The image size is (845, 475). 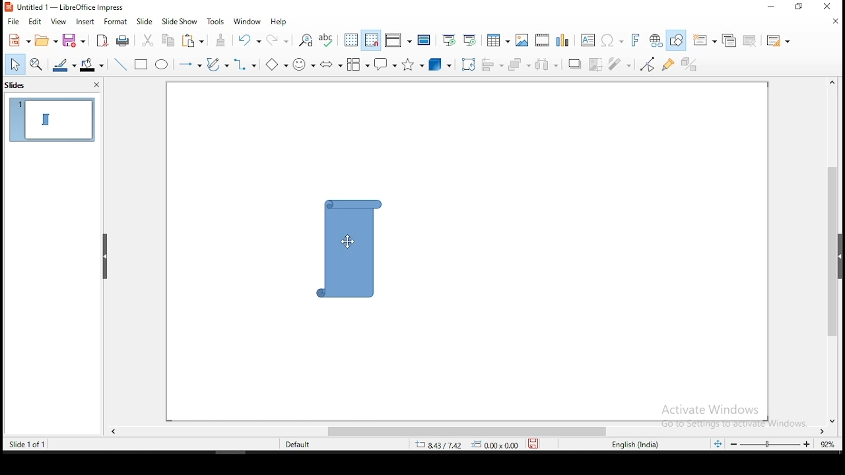 I want to click on zoom slider, so click(x=772, y=446).